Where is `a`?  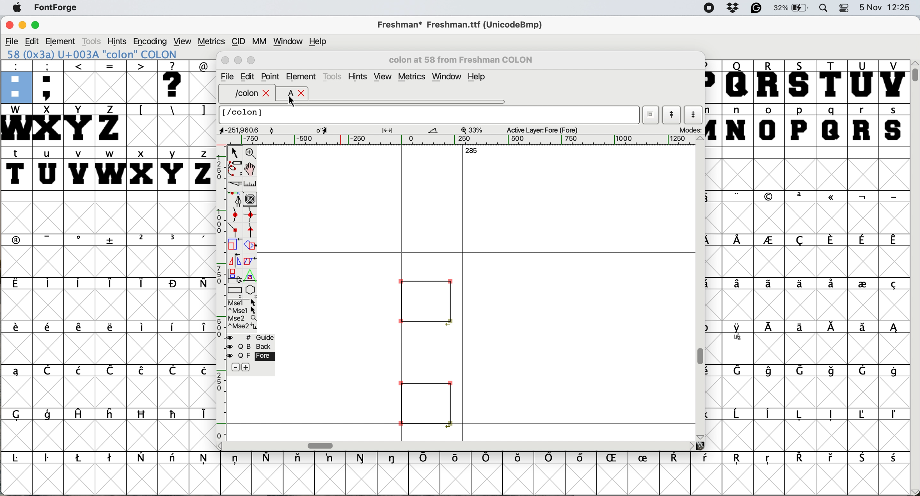
a is located at coordinates (286, 94).